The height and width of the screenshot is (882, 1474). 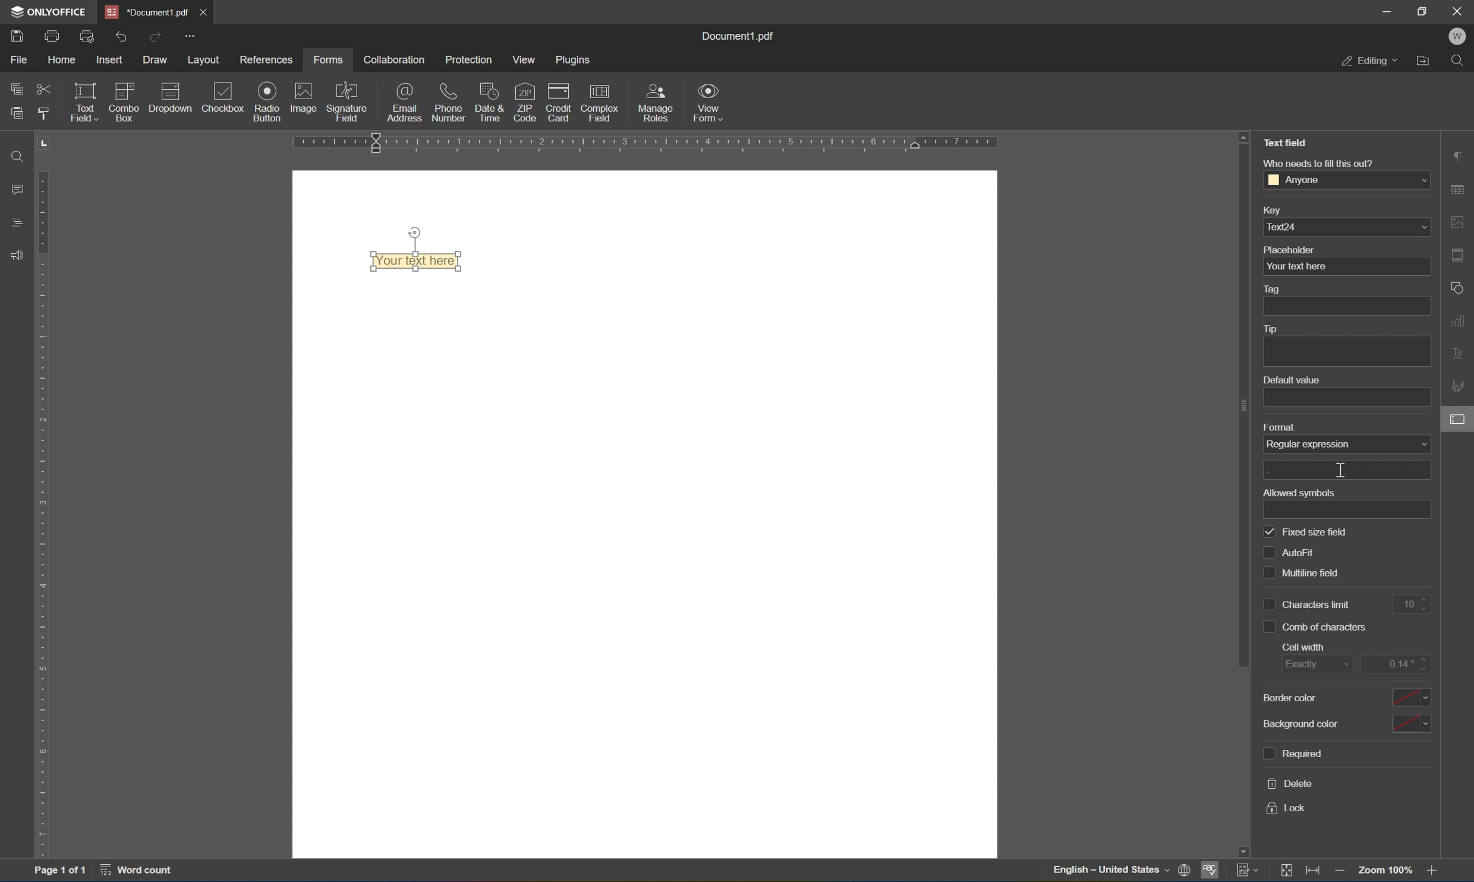 I want to click on placeholder, so click(x=1289, y=250).